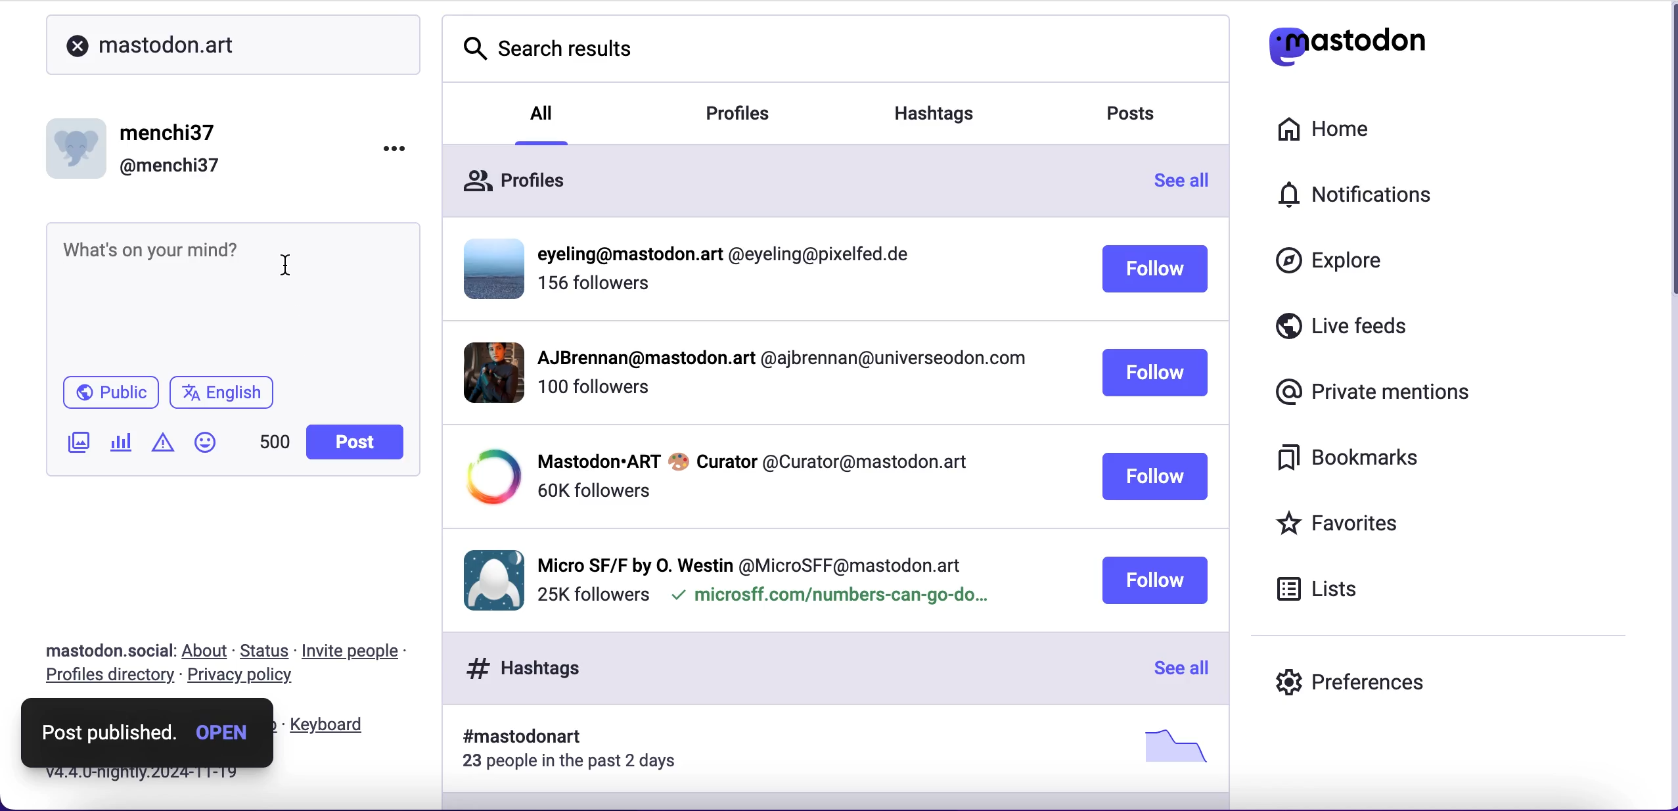  I want to click on display picture, so click(79, 144).